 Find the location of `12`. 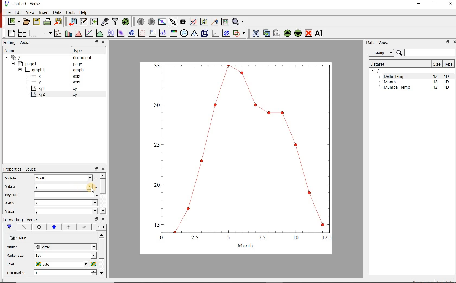

12 is located at coordinates (436, 88).